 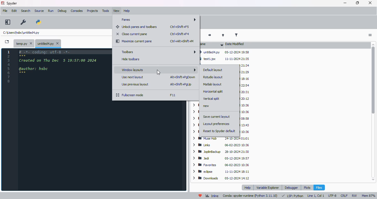 What do you see at coordinates (245, 112) in the screenshot?
I see `Saved Games` at bounding box center [245, 112].